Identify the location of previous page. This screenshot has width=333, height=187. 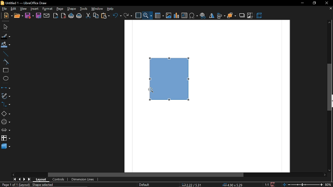
(20, 179).